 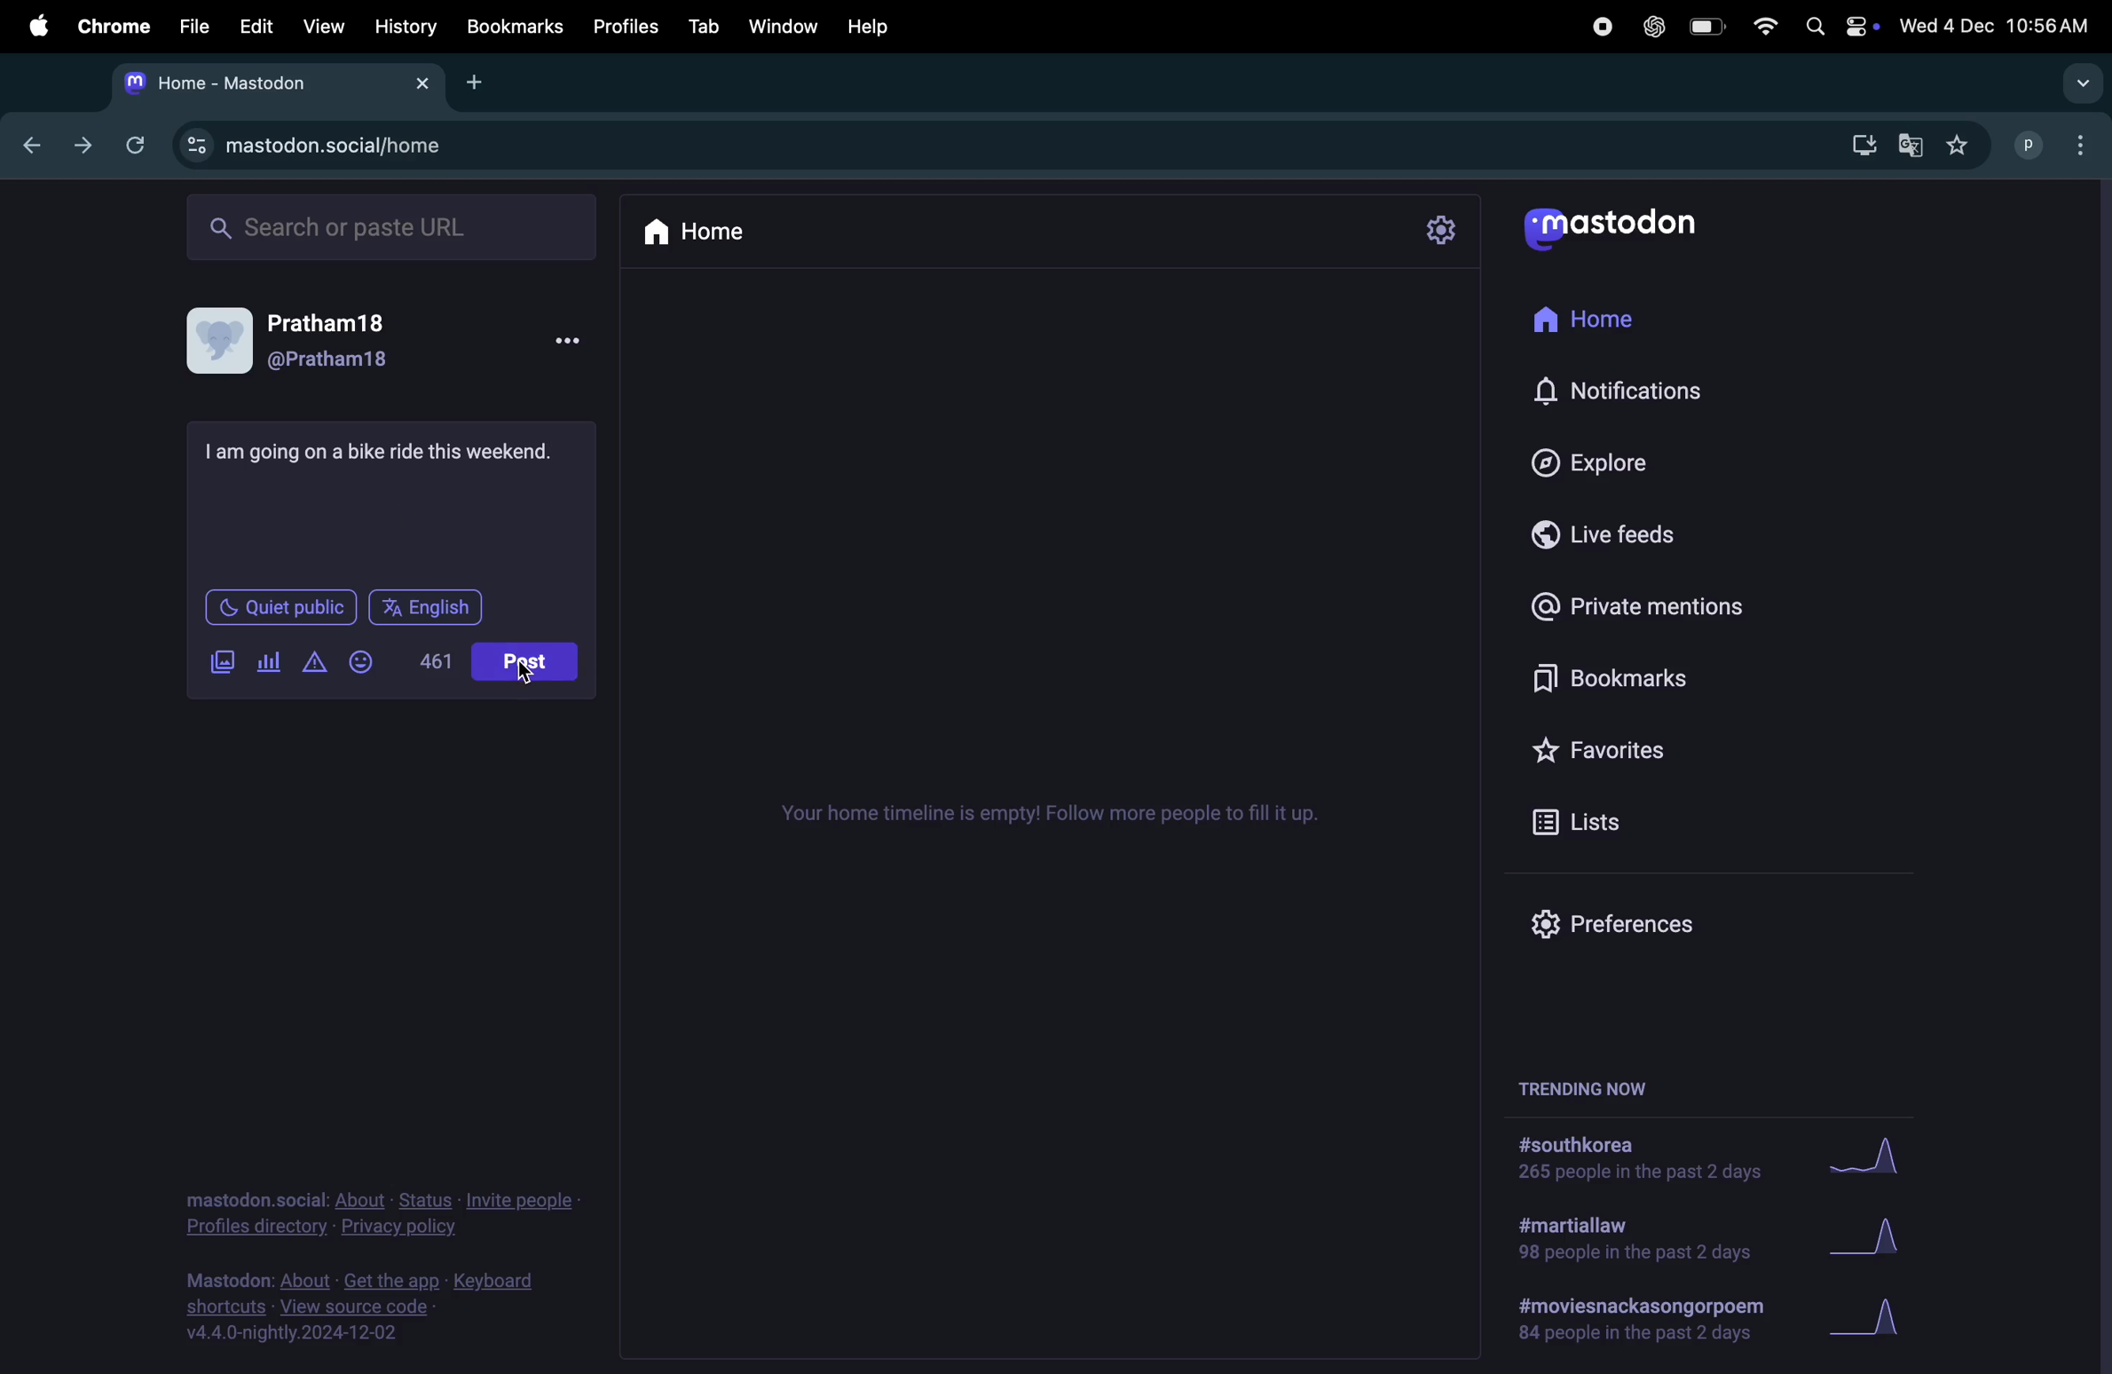 What do you see at coordinates (1610, 821) in the screenshot?
I see `Lists` at bounding box center [1610, 821].